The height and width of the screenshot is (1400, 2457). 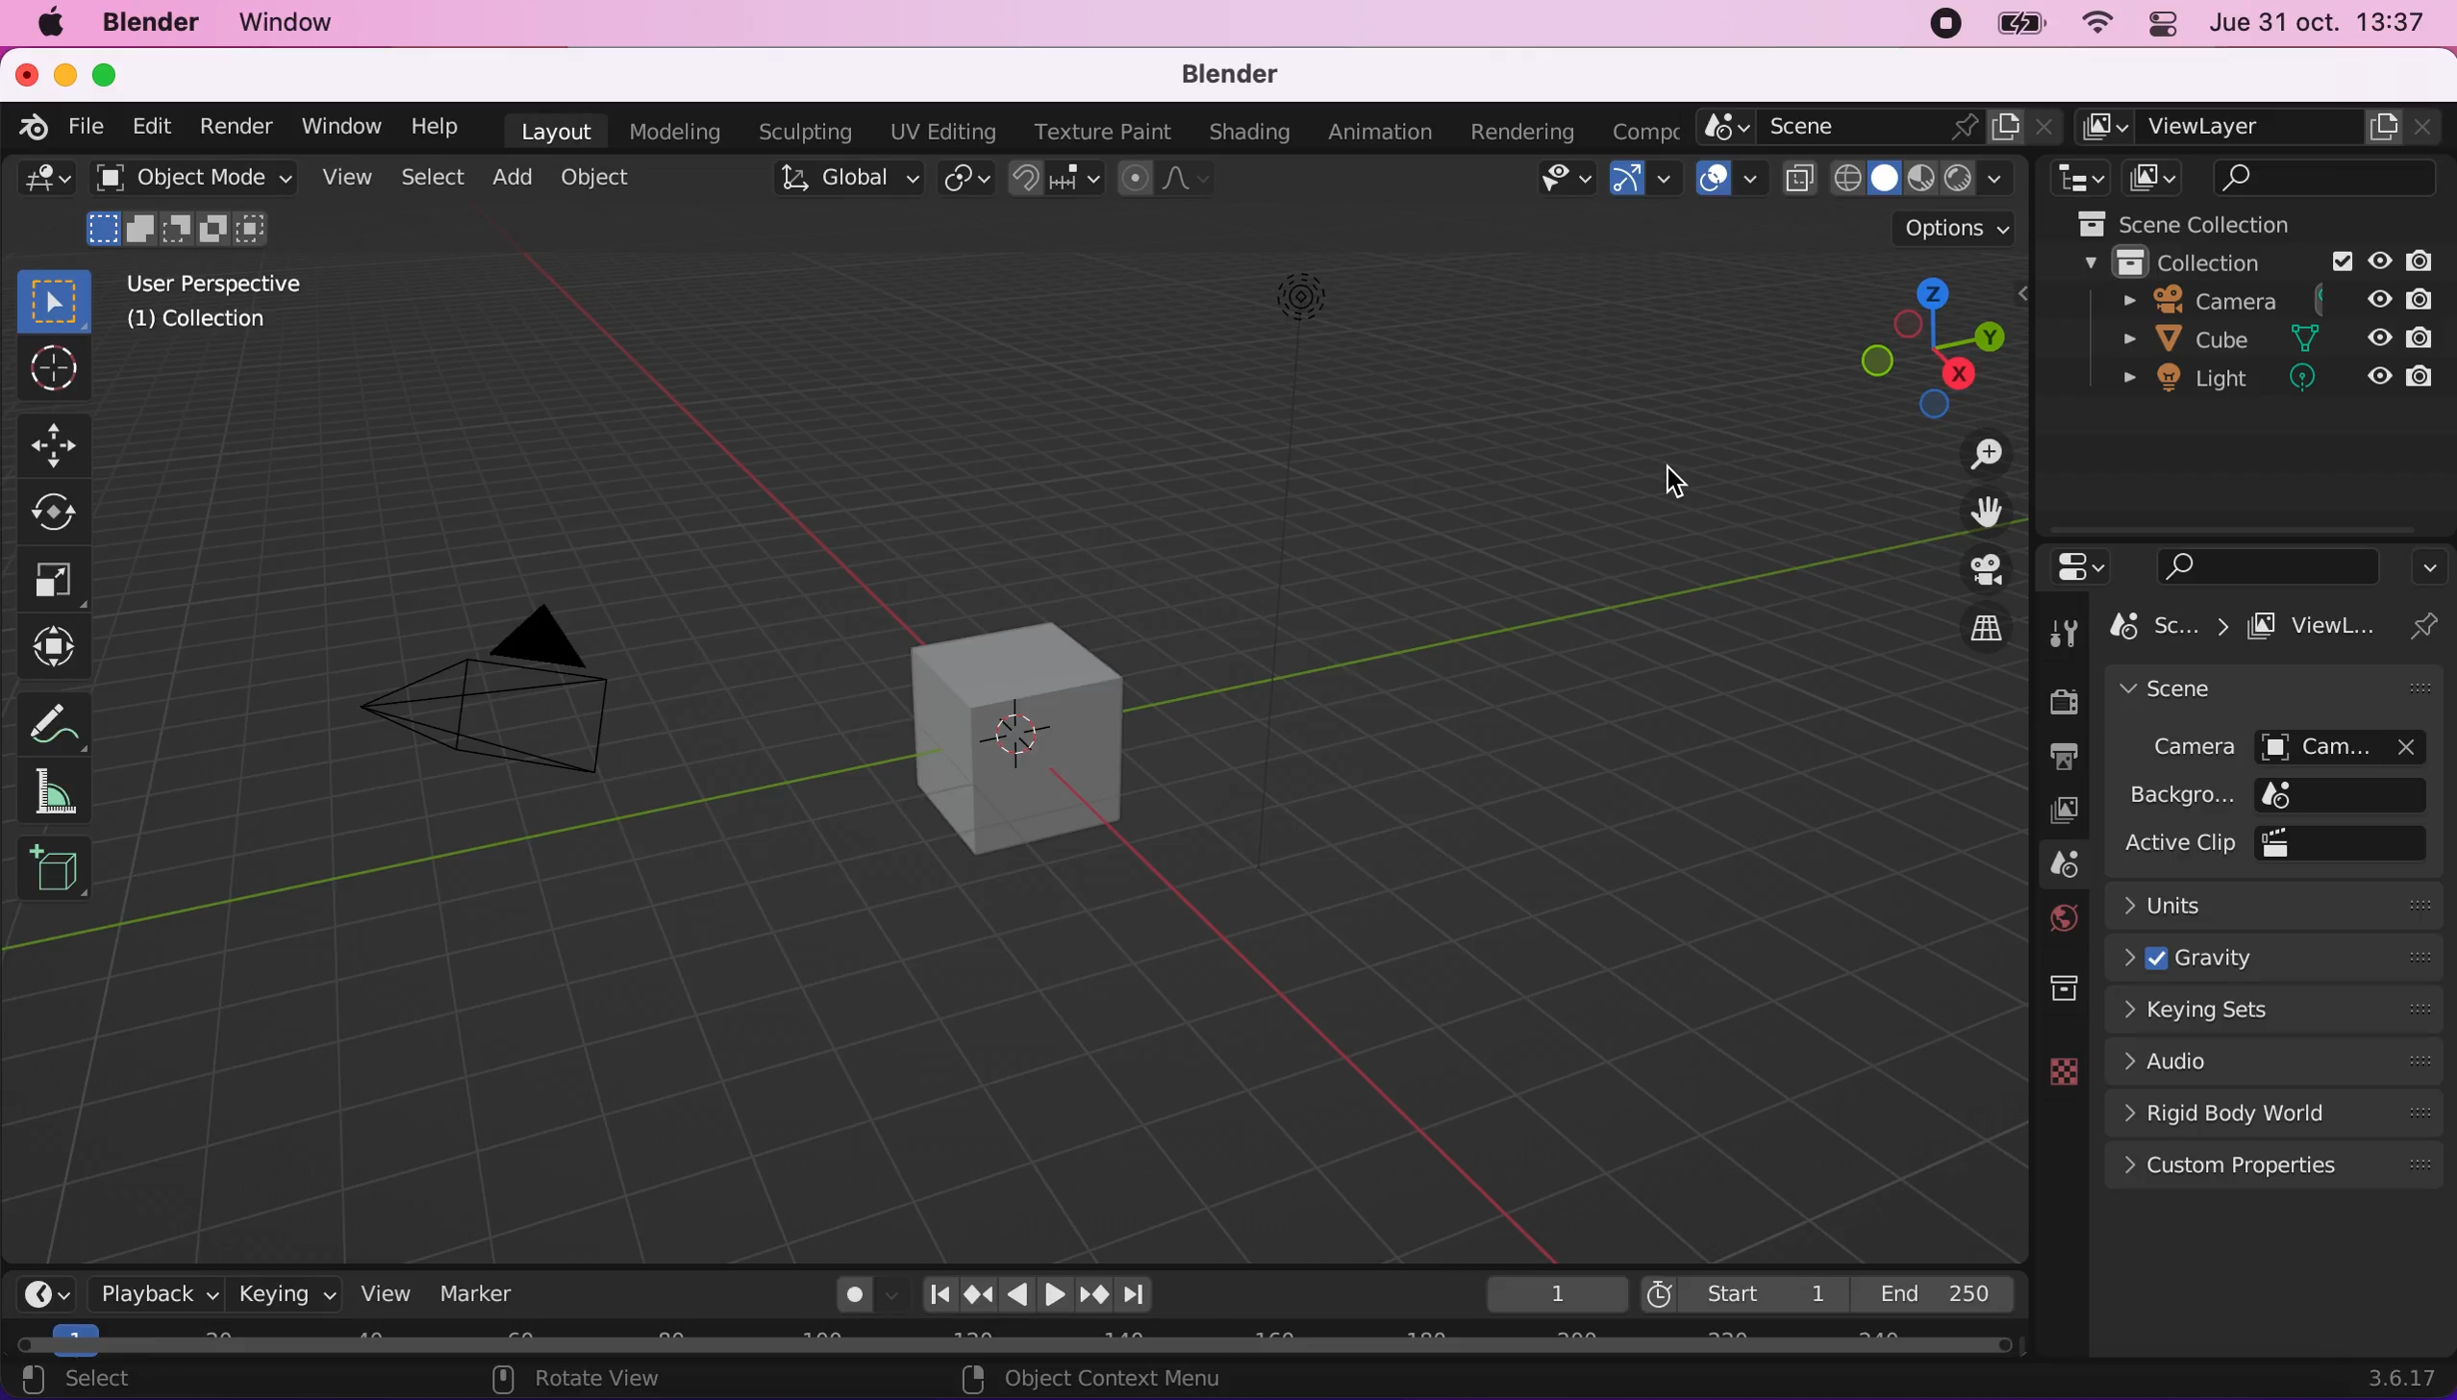 I want to click on gravity, so click(x=2274, y=957).